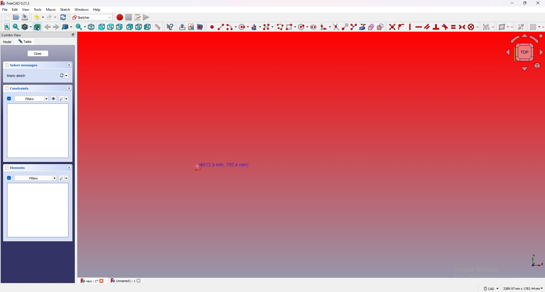  What do you see at coordinates (336, 27) in the screenshot?
I see `trim edge` at bounding box center [336, 27].